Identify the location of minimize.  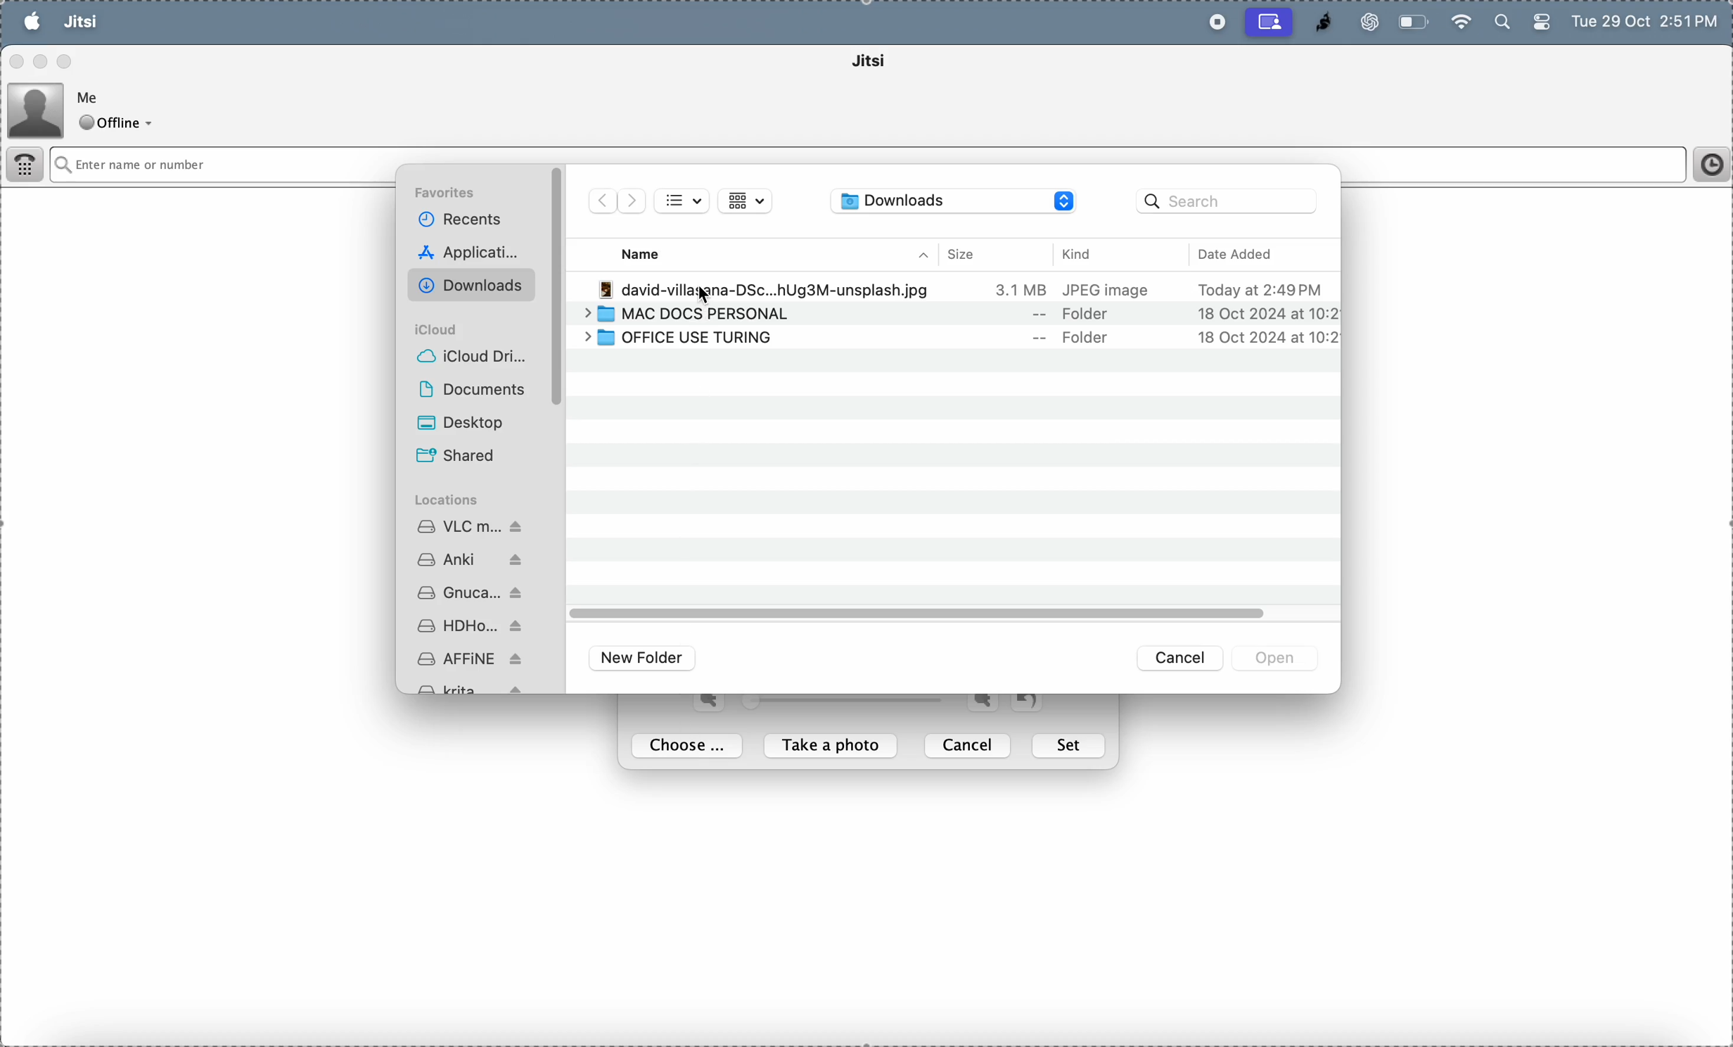
(43, 61).